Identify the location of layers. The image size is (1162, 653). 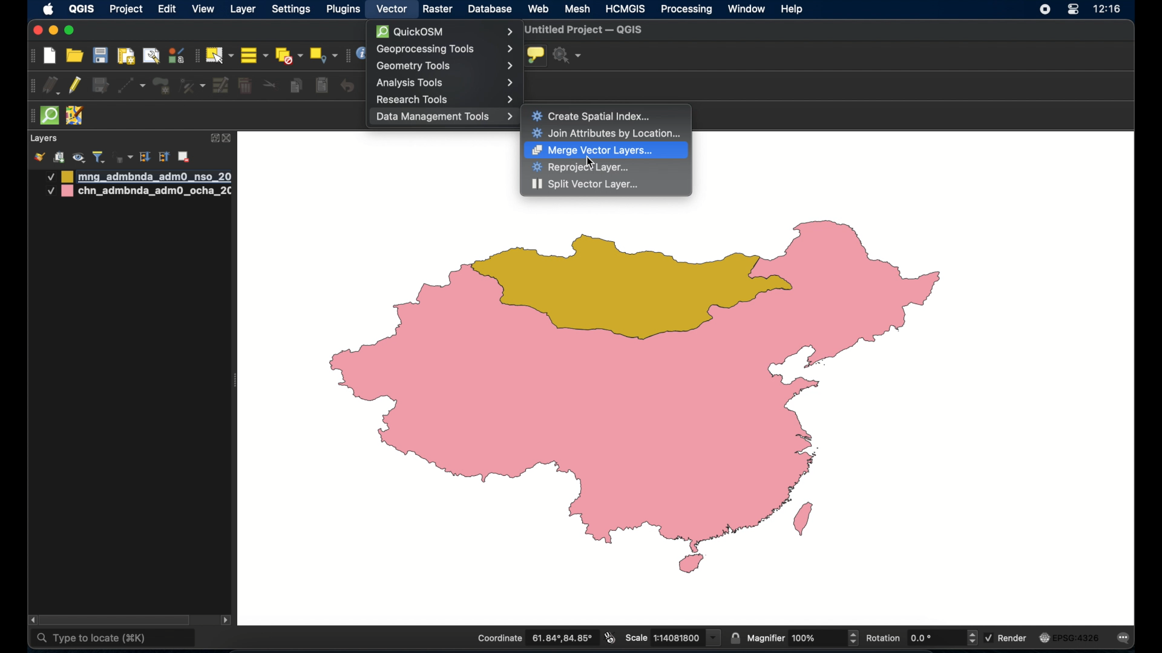
(44, 139).